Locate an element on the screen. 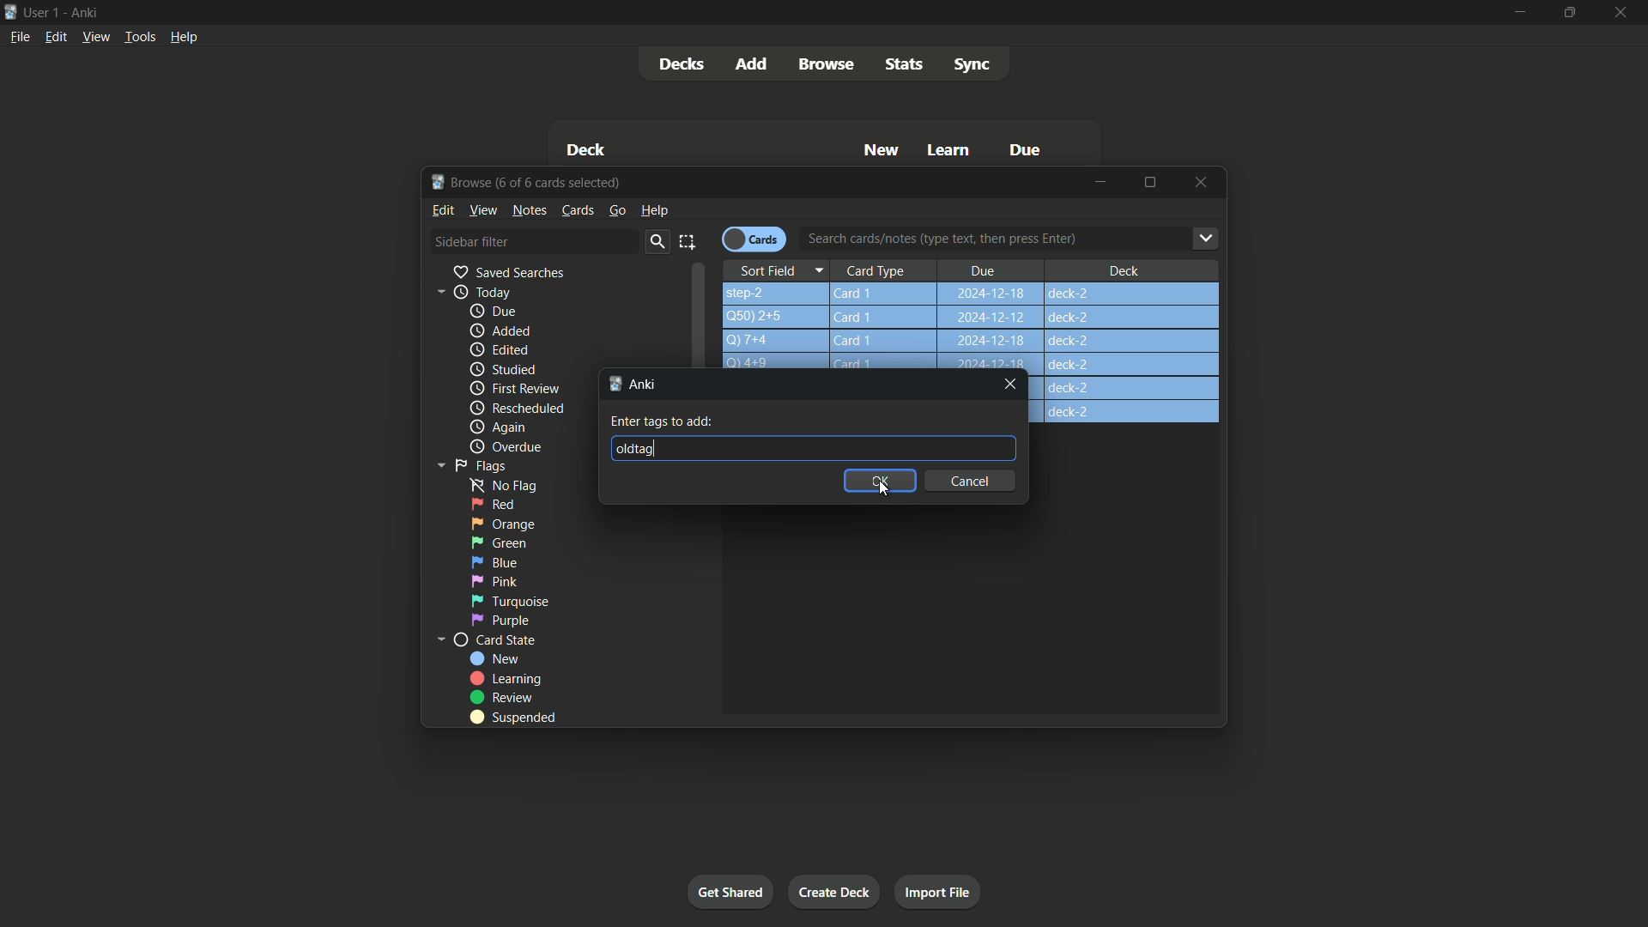 The width and height of the screenshot is (1648, 927). App icon is located at coordinates (10, 12).